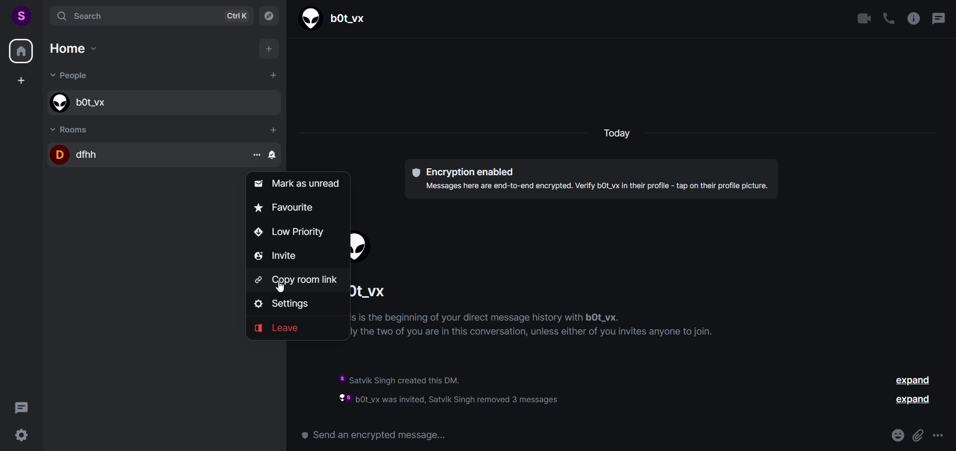 The image size is (956, 451). Describe the element at coordinates (147, 15) in the screenshot. I see `search` at that location.